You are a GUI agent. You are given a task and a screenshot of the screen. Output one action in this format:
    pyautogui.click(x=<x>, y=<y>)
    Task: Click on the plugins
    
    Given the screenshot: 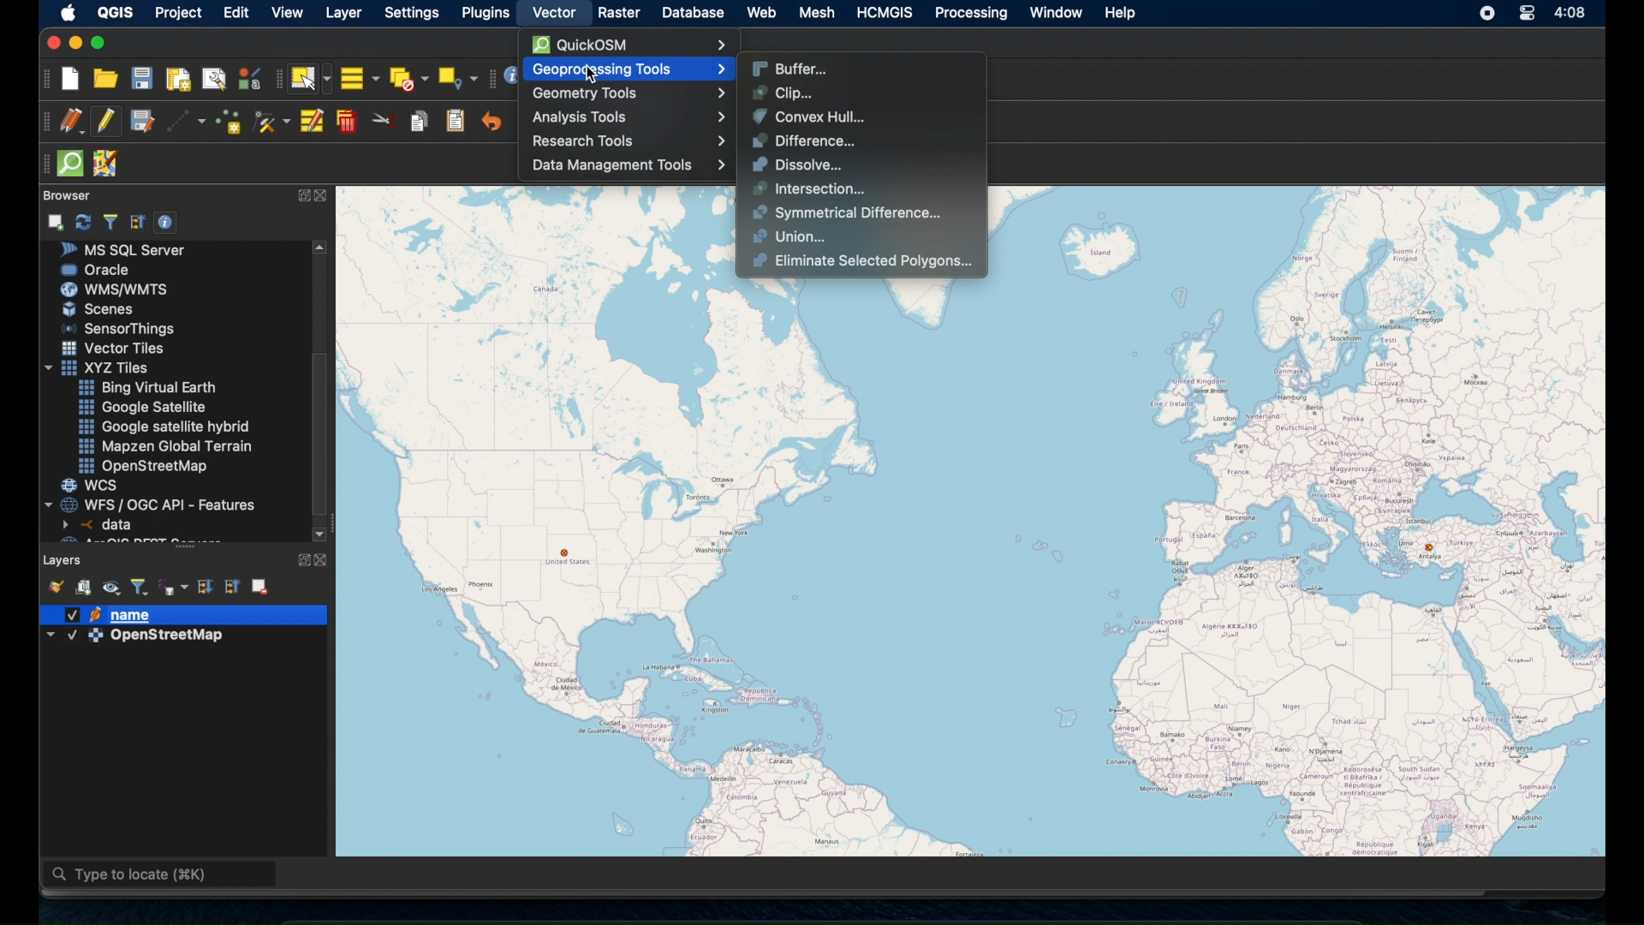 What is the action you would take?
    pyautogui.click(x=485, y=13)
    